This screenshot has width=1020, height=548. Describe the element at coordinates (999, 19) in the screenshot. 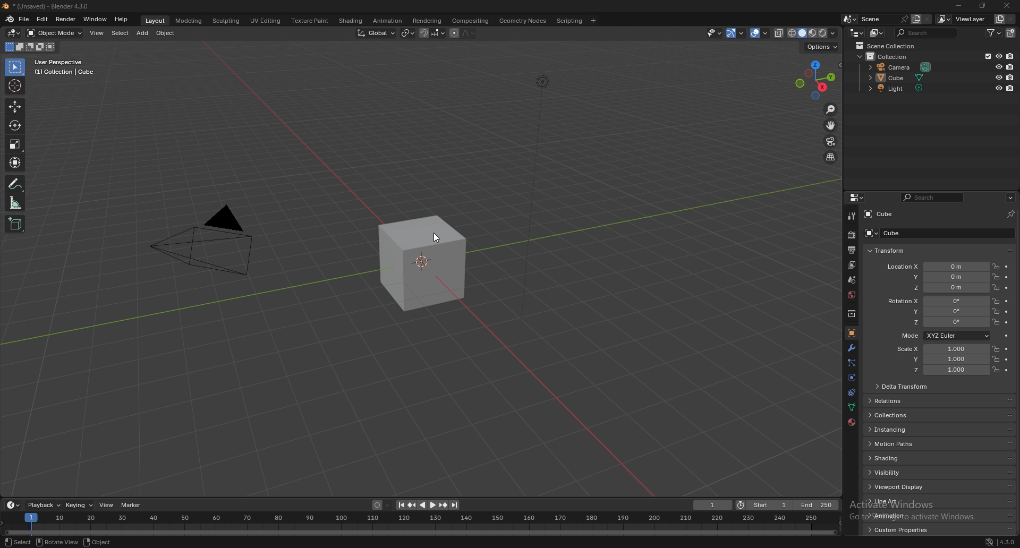

I see `add view layer` at that location.